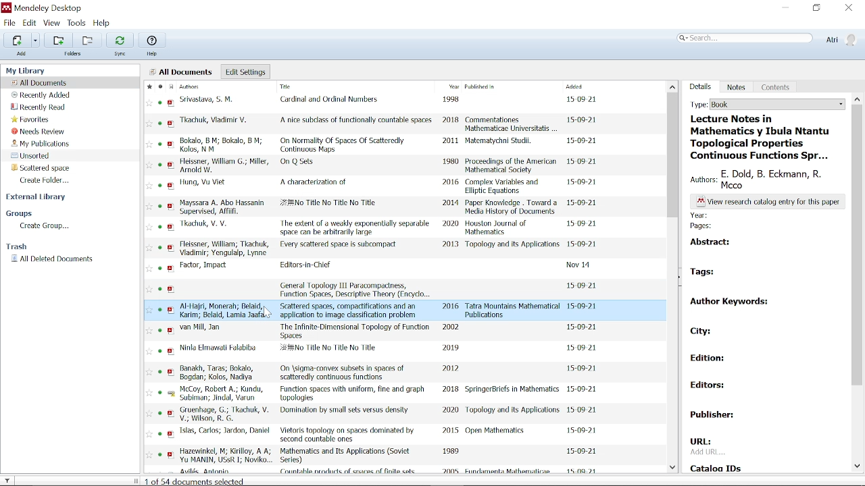  What do you see at coordinates (583, 327) in the screenshot?
I see `date` at bounding box center [583, 327].